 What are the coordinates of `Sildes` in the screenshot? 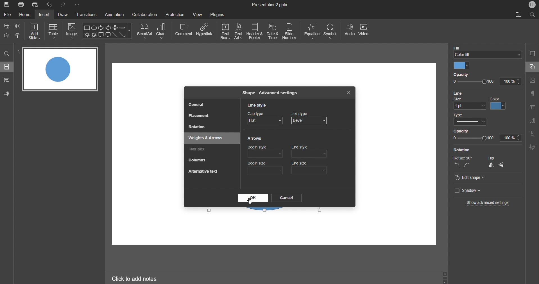 It's located at (7, 67).